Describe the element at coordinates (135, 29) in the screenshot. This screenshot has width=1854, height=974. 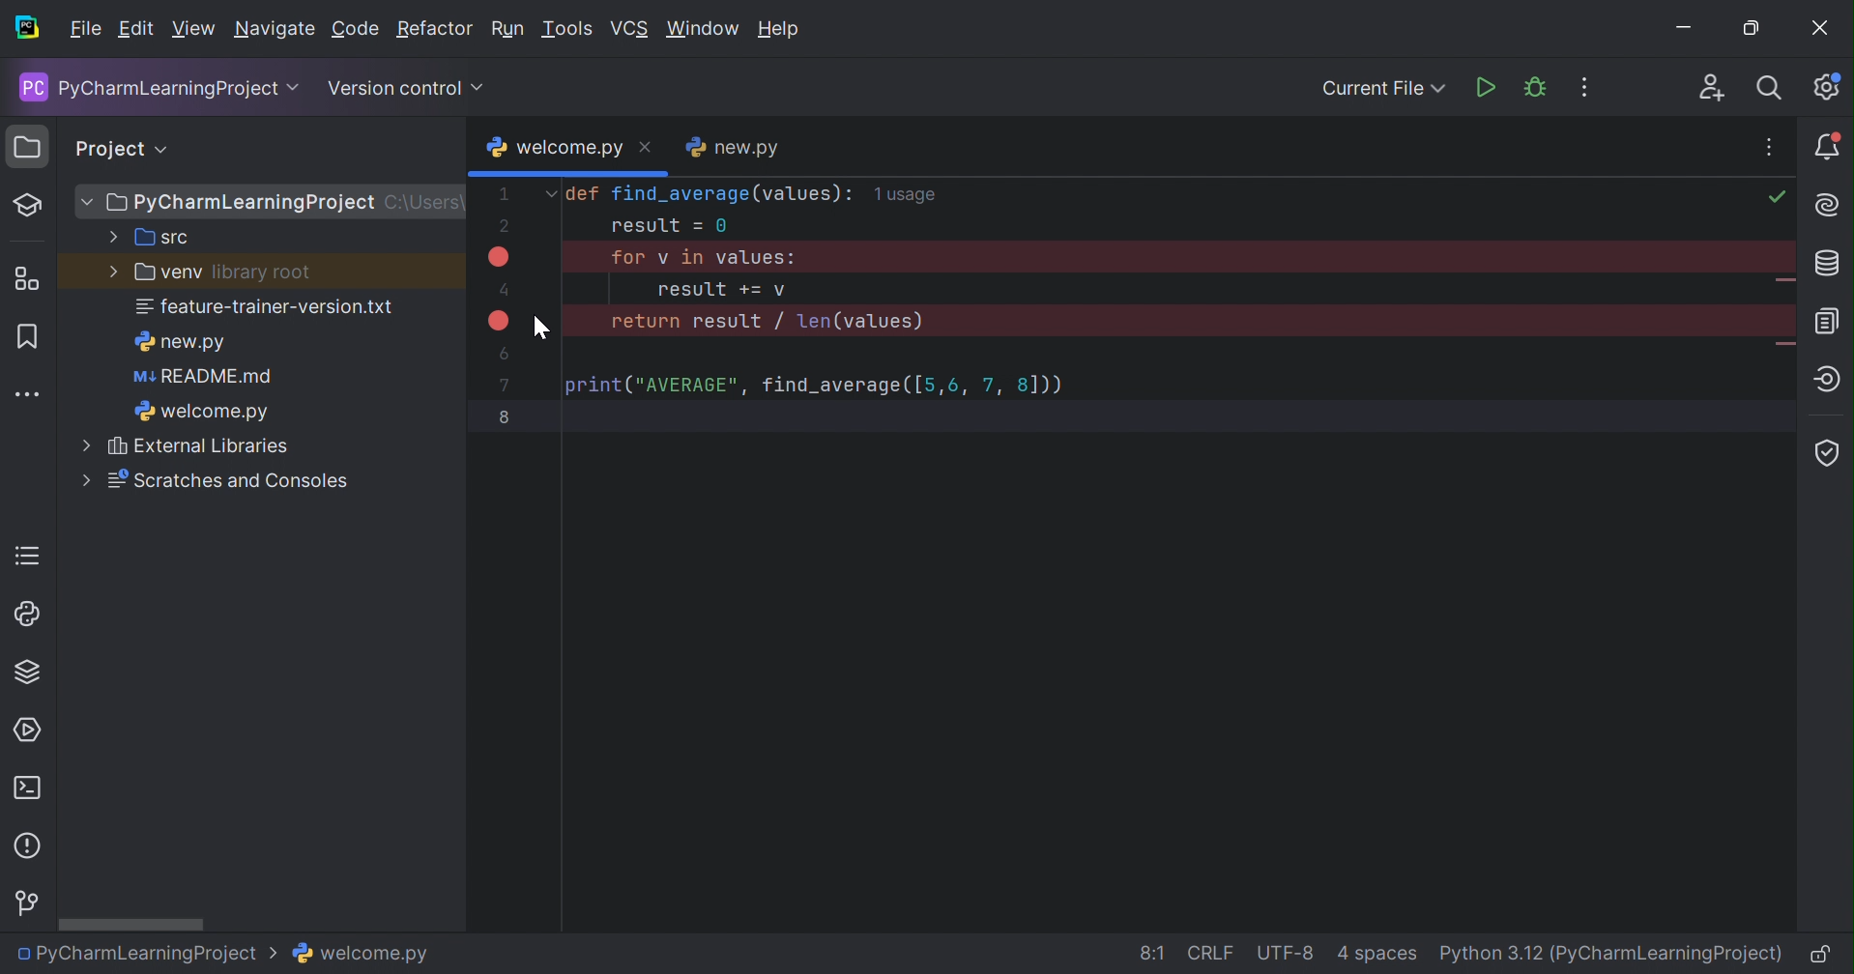
I see `Edit` at that location.